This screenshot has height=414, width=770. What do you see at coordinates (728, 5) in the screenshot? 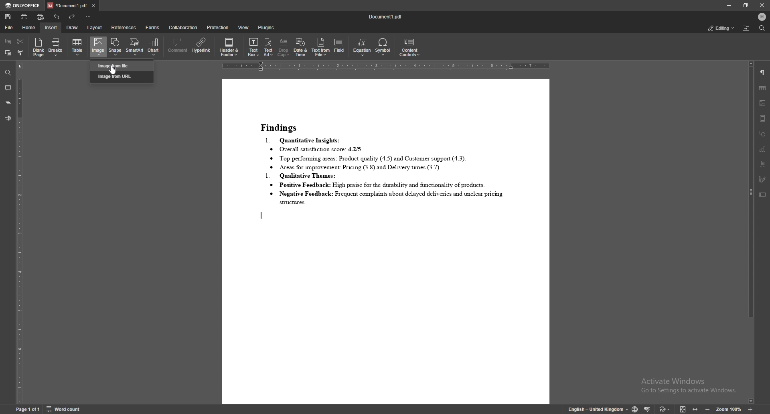
I see `minimize` at bounding box center [728, 5].